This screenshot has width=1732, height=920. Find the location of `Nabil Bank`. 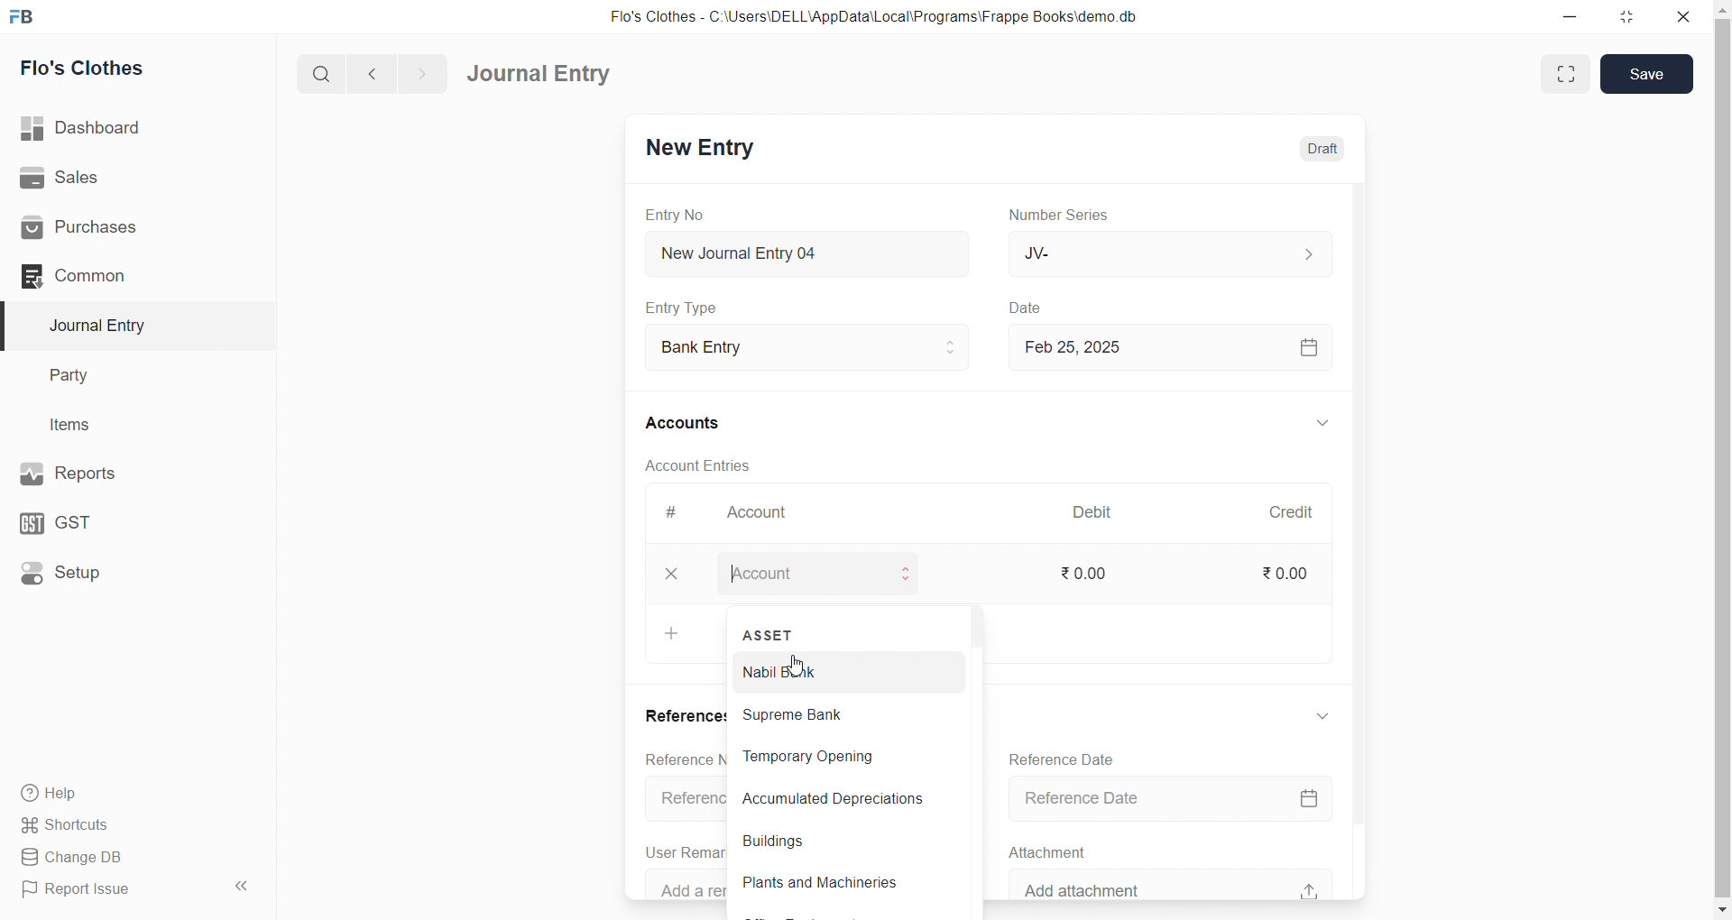

Nabil Bank is located at coordinates (837, 674).